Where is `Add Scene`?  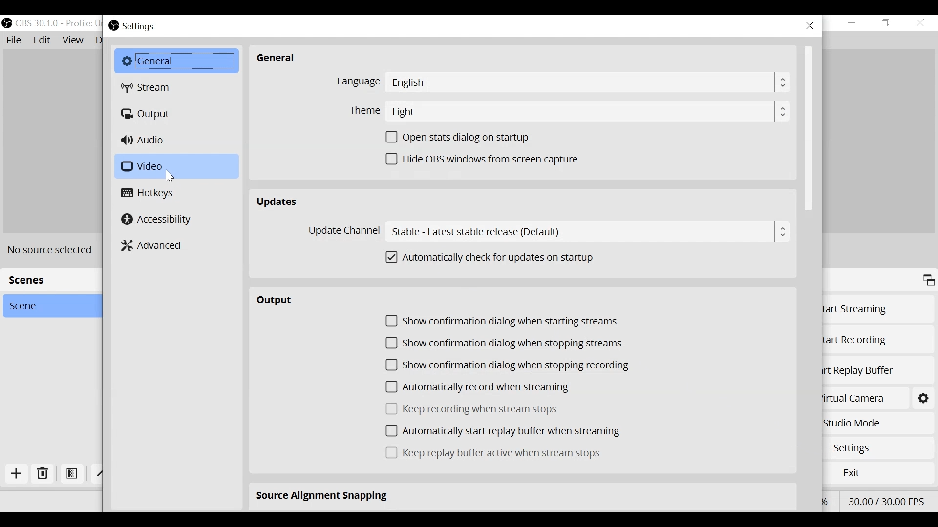
Add Scene is located at coordinates (19, 476).